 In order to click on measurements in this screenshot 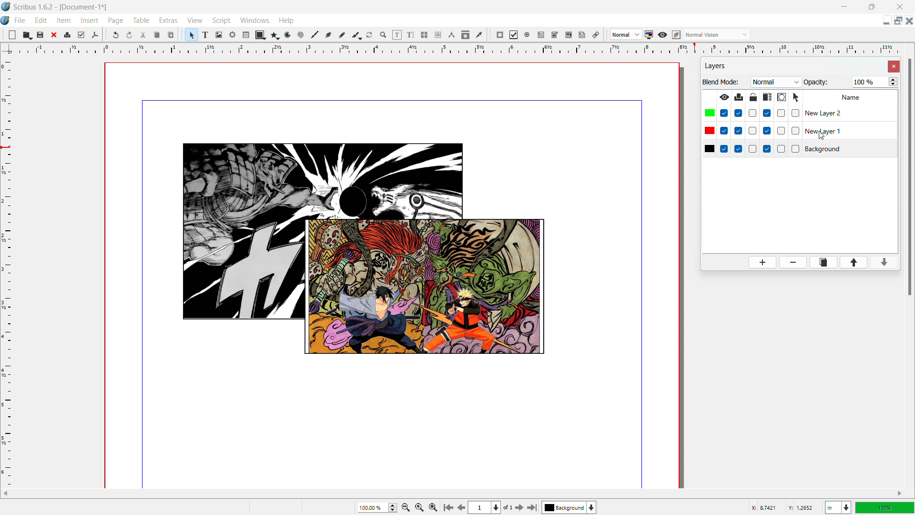, I will do `click(452, 35)`.